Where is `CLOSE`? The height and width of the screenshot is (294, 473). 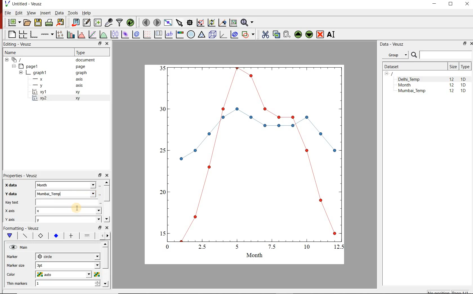 CLOSE is located at coordinates (466, 4).